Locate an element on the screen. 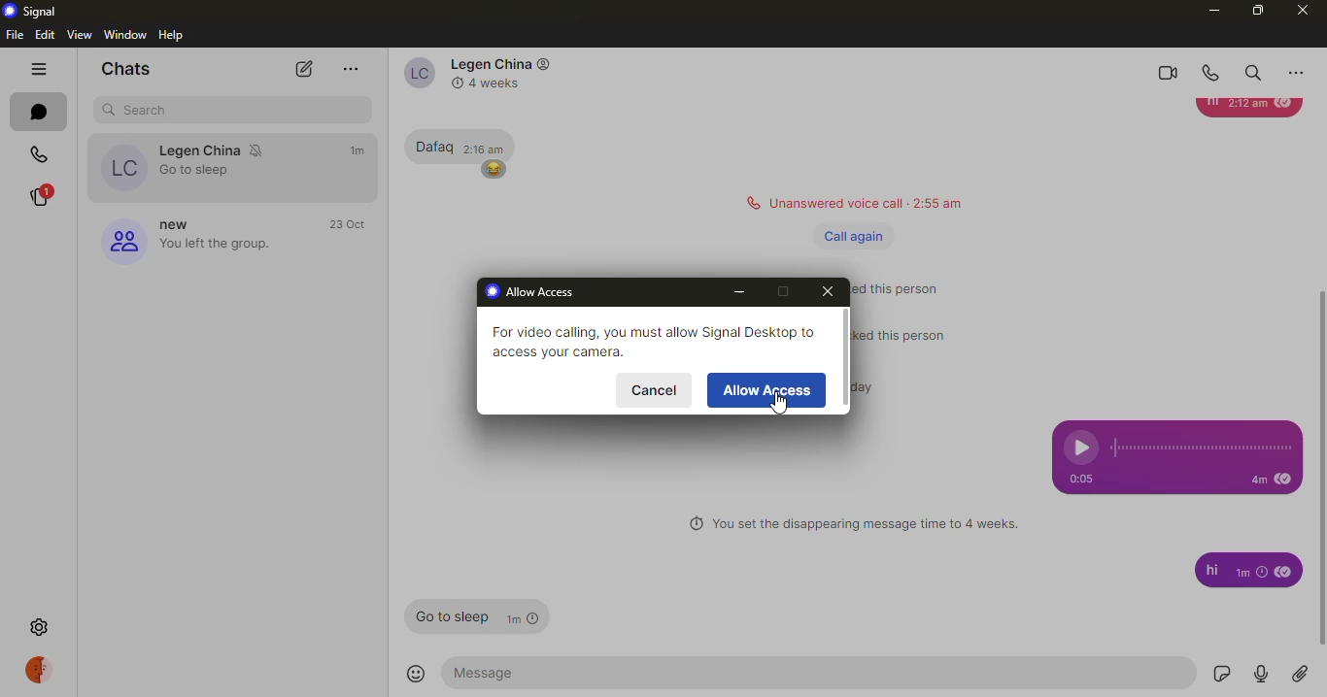  calls is located at coordinates (33, 153).